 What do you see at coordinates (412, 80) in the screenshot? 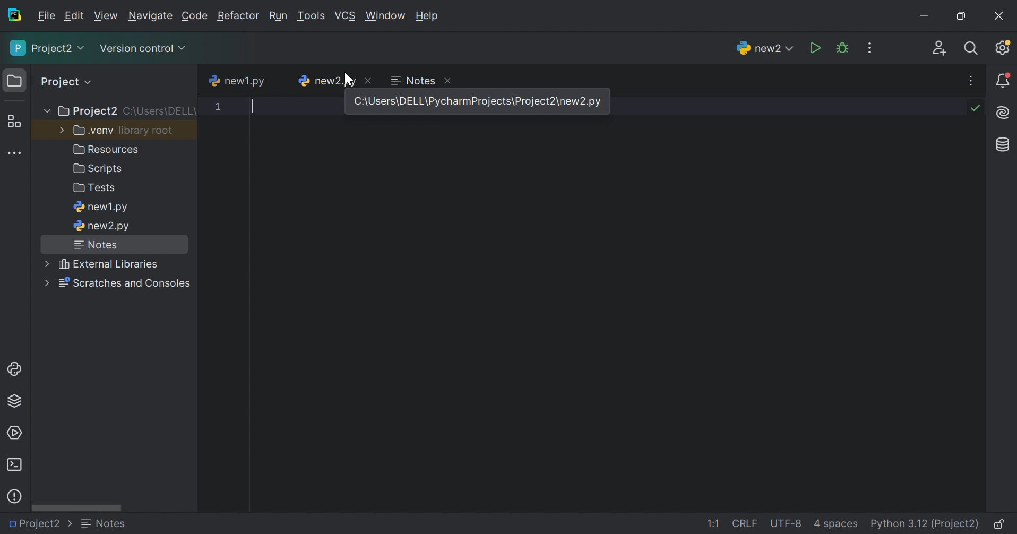
I see `Notes` at bounding box center [412, 80].